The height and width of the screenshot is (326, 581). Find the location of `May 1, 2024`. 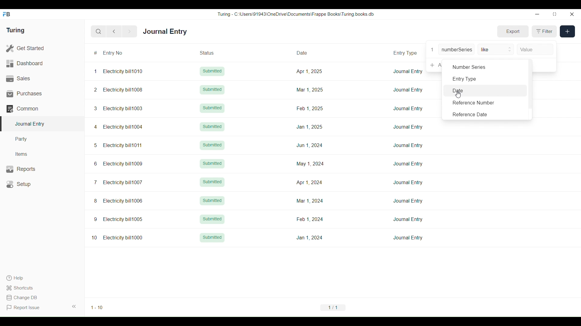

May 1, 2024 is located at coordinates (310, 163).